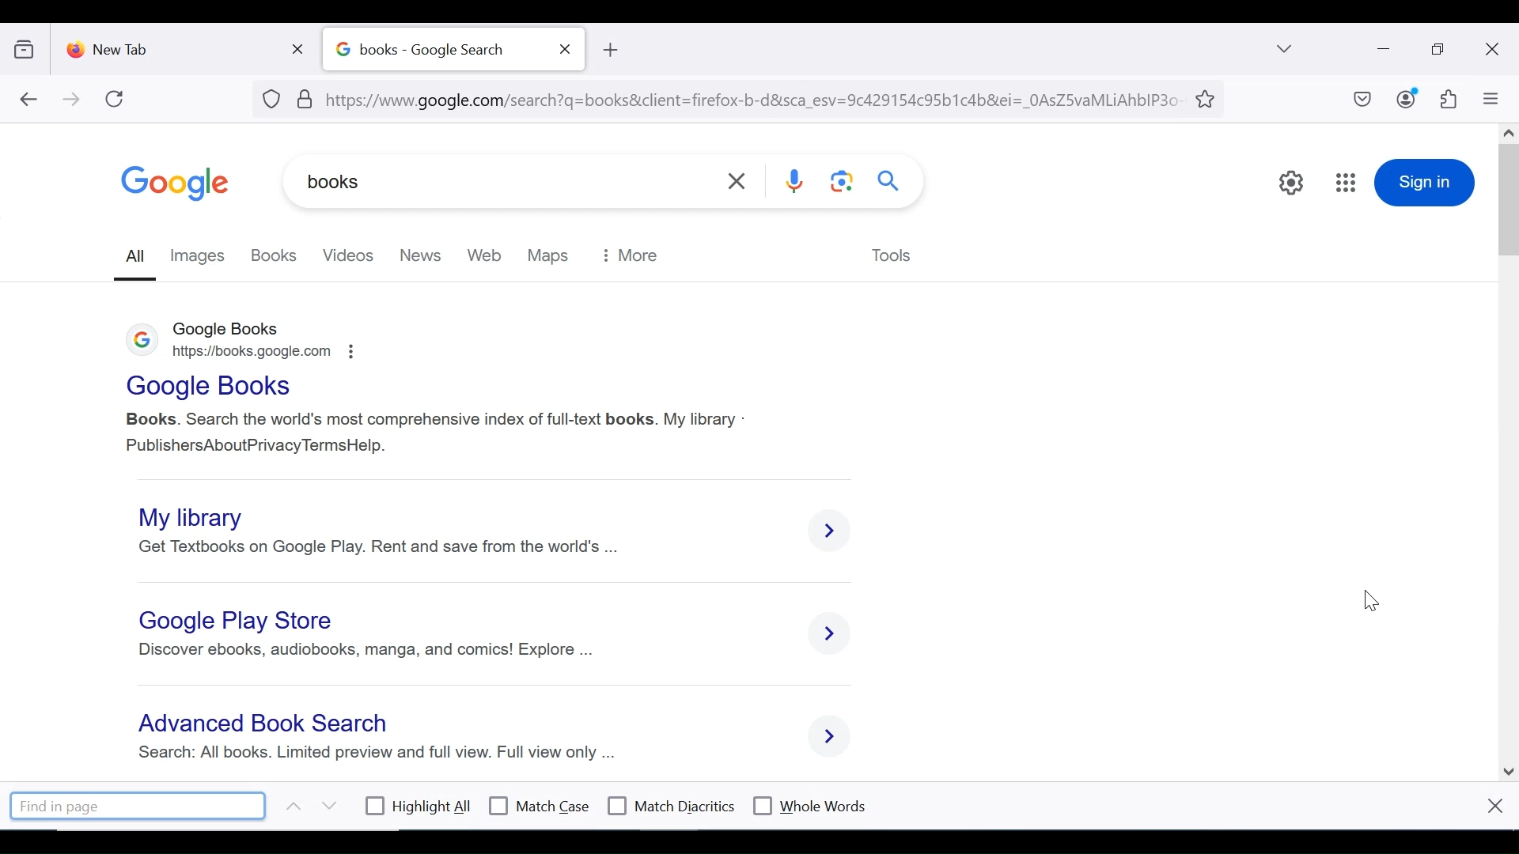 The height and width of the screenshot is (854, 1519). I want to click on google logo, so click(176, 183).